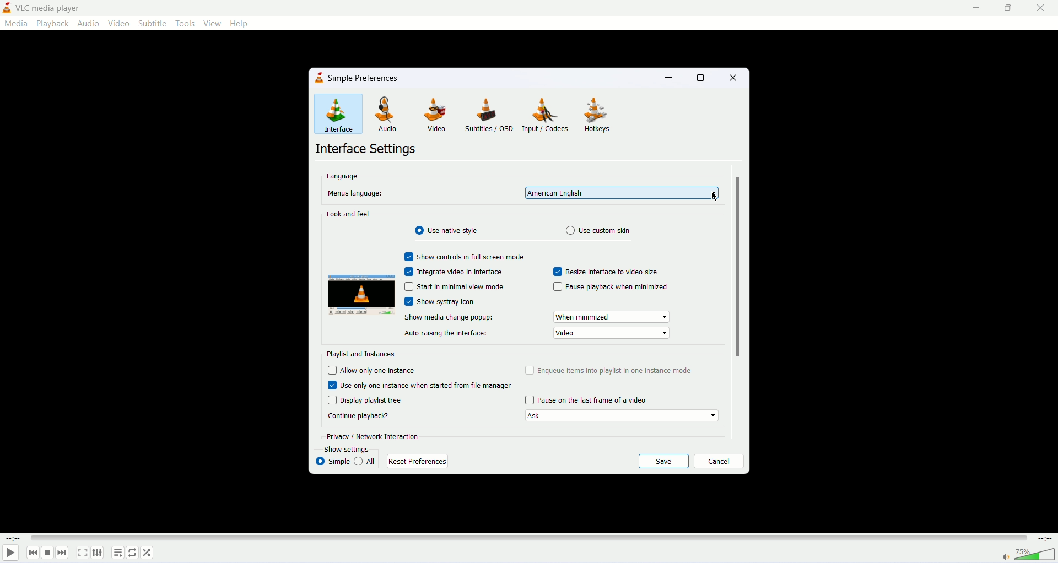  I want to click on maximize, so click(1007, 10).